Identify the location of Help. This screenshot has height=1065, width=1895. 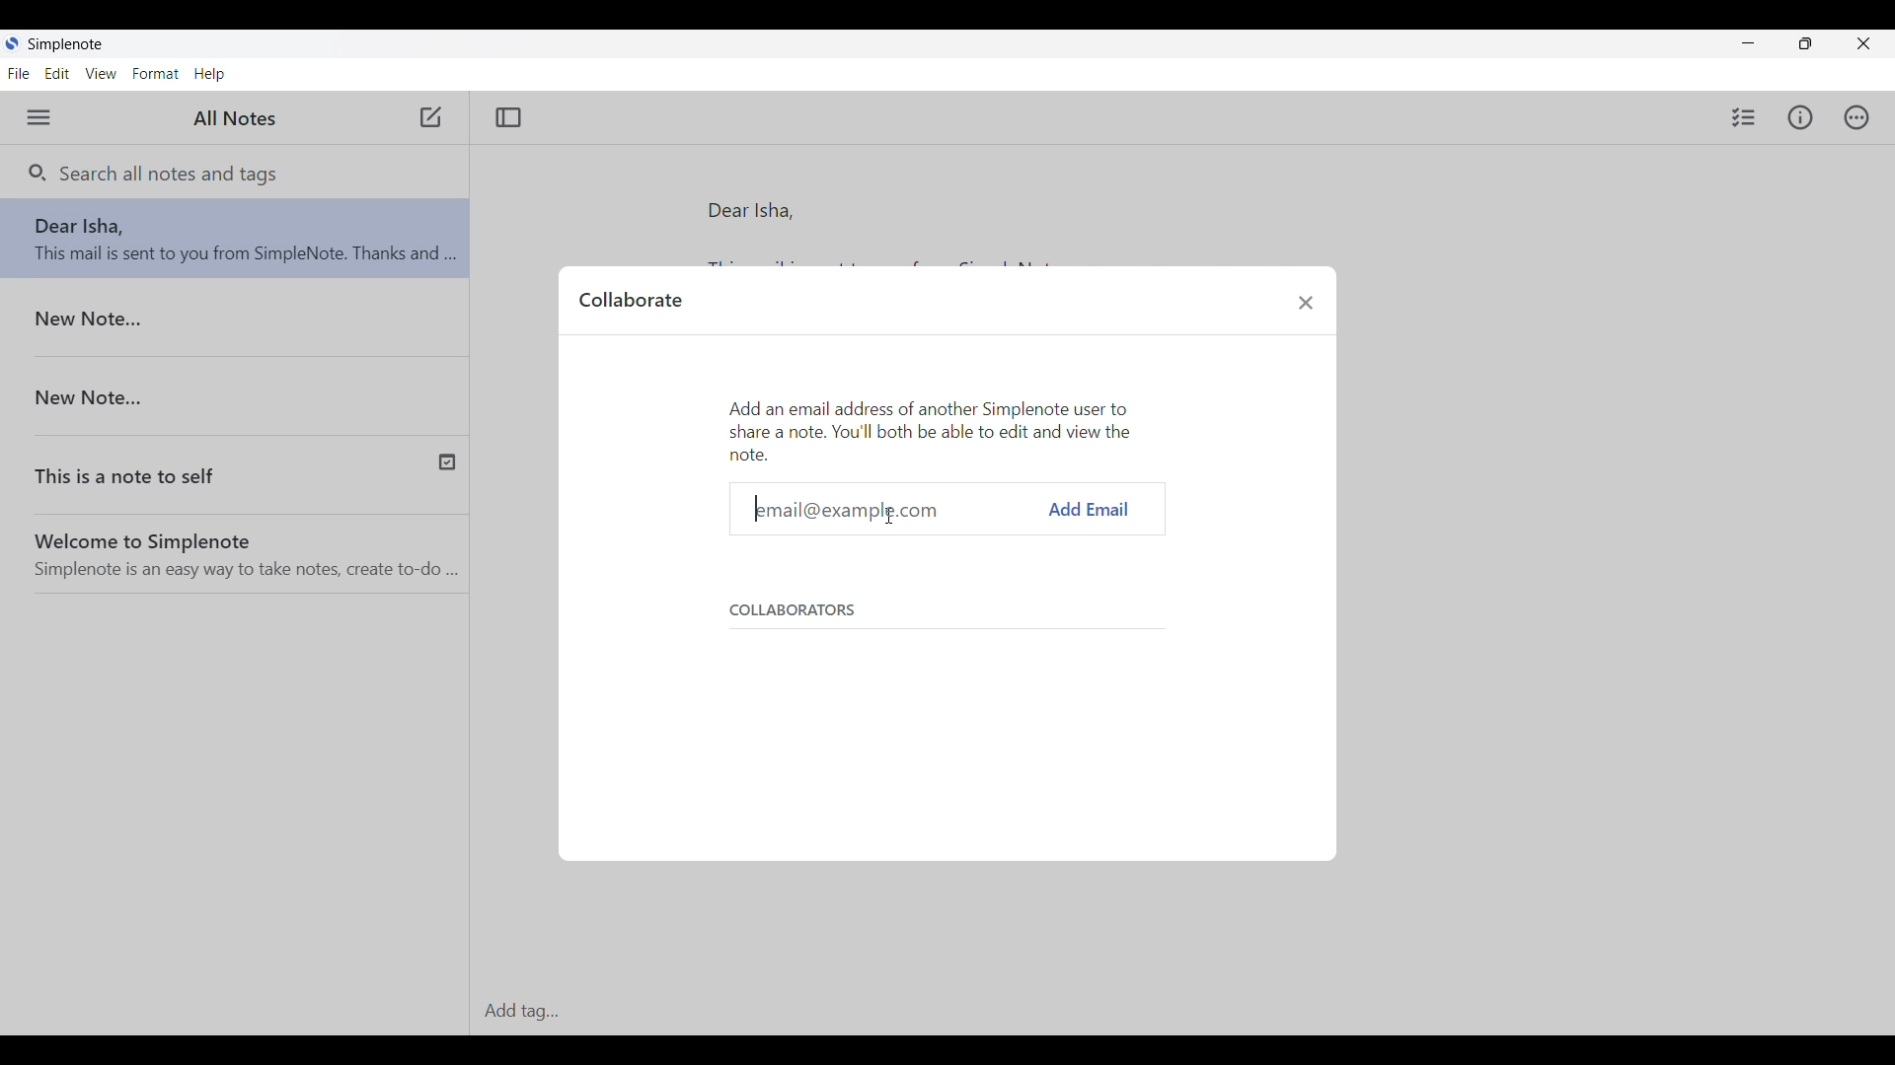
(210, 74).